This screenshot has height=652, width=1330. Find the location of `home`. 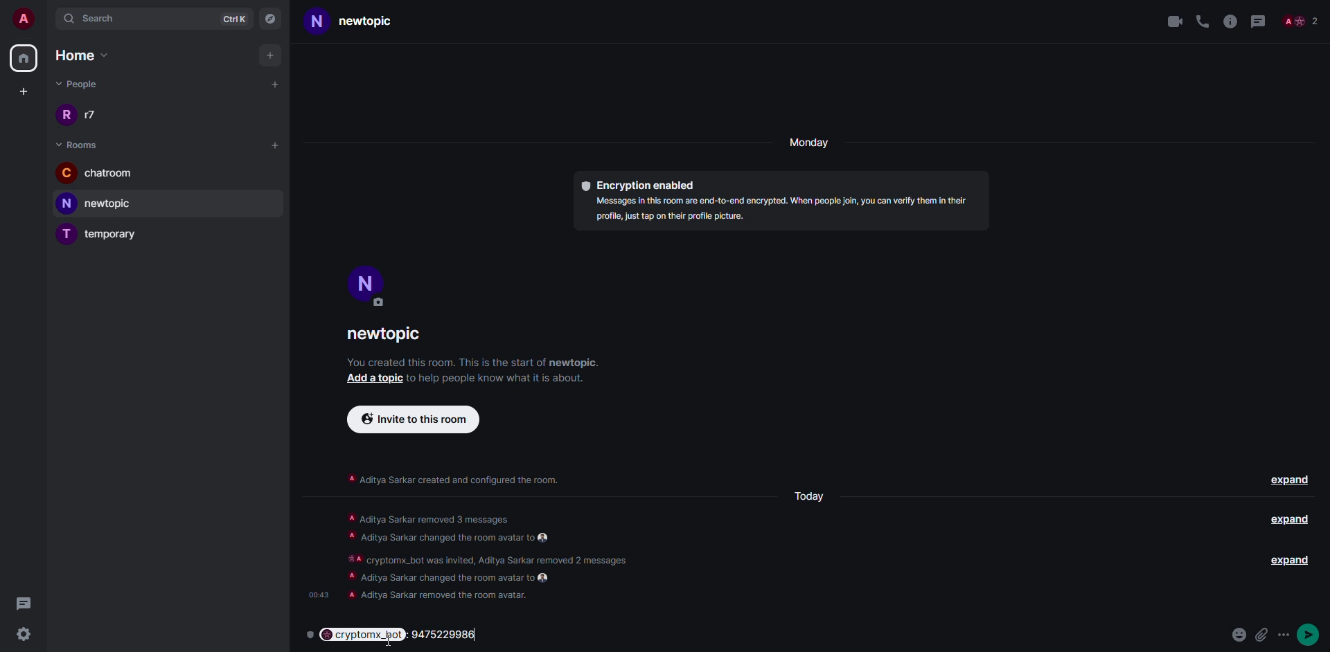

home is located at coordinates (23, 59).